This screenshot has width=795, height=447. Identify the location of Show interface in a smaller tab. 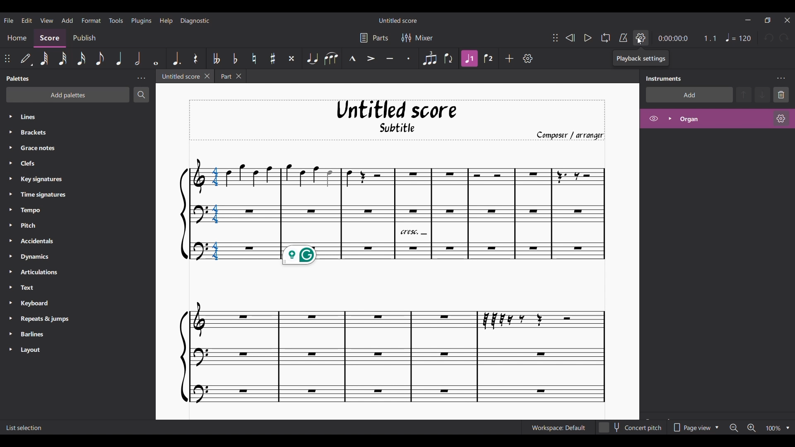
(768, 20).